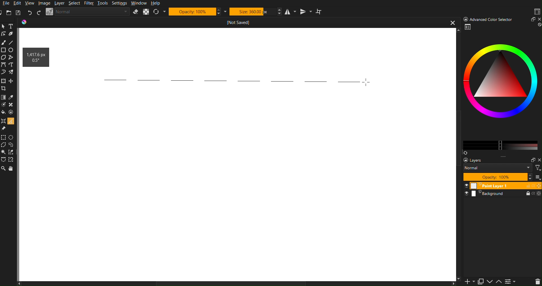  I want to click on Brush Settings, so click(88, 12).